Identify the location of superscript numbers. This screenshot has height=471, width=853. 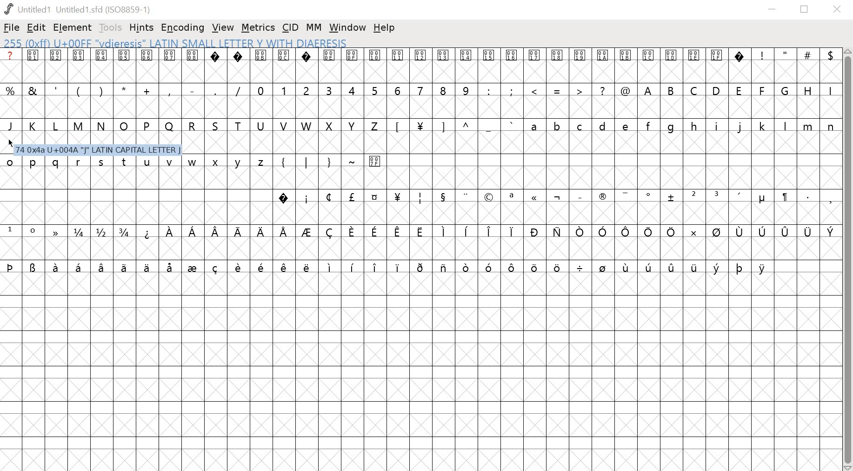
(22, 230).